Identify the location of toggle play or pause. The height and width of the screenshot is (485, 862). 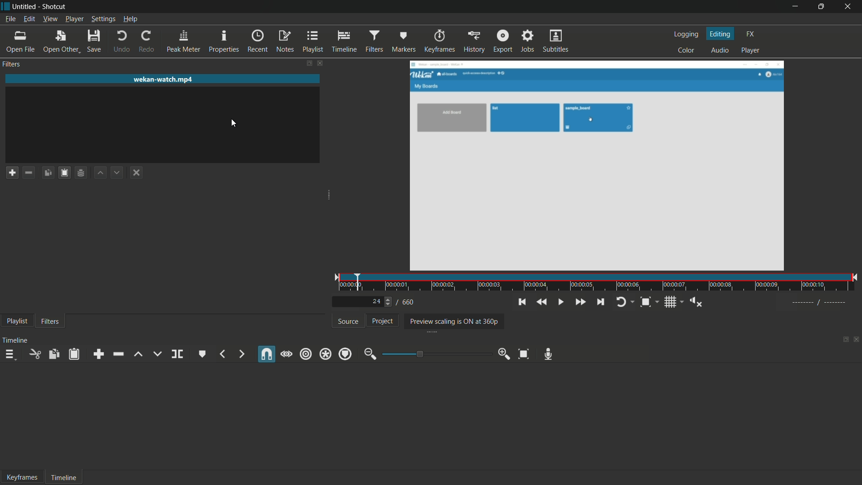
(561, 302).